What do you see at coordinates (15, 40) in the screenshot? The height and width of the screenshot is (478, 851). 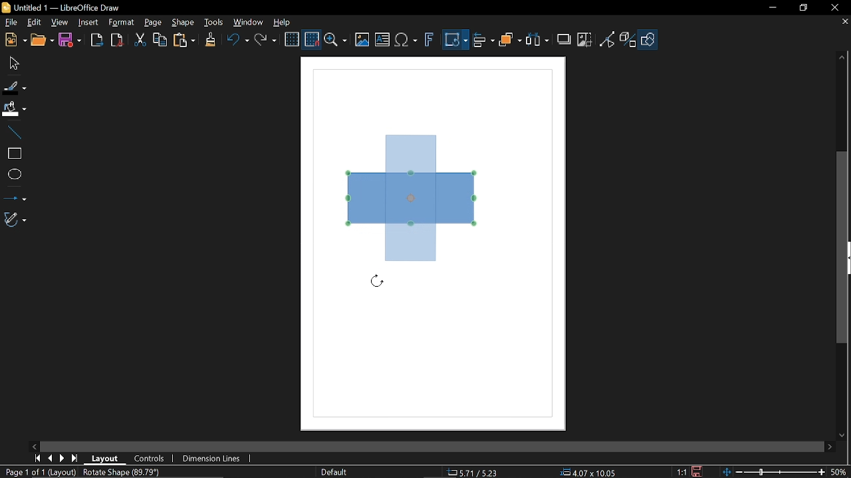 I see `New` at bounding box center [15, 40].